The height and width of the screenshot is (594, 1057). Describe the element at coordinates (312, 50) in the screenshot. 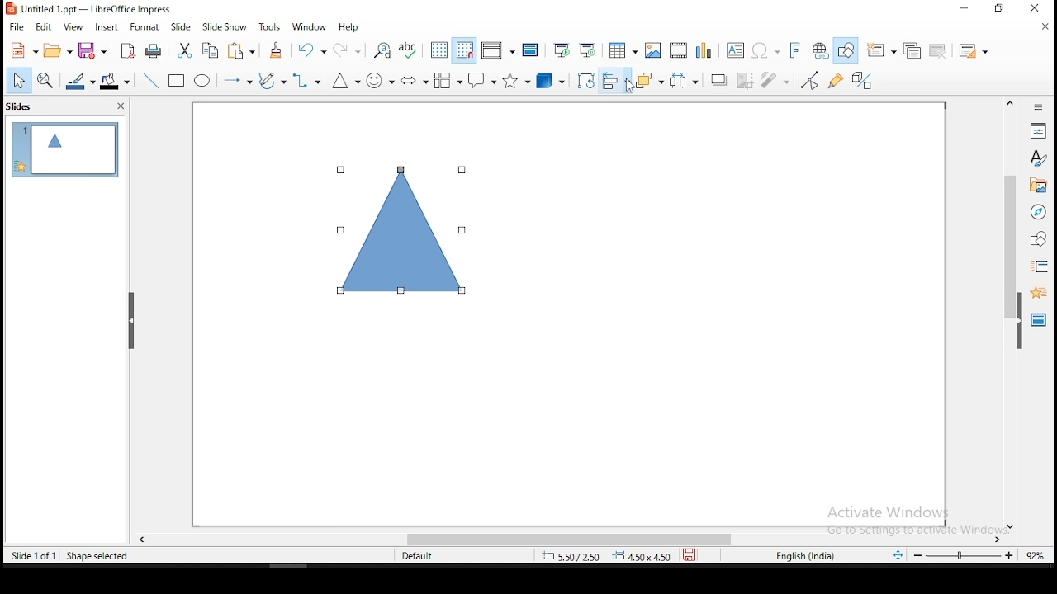

I see `undo` at that location.